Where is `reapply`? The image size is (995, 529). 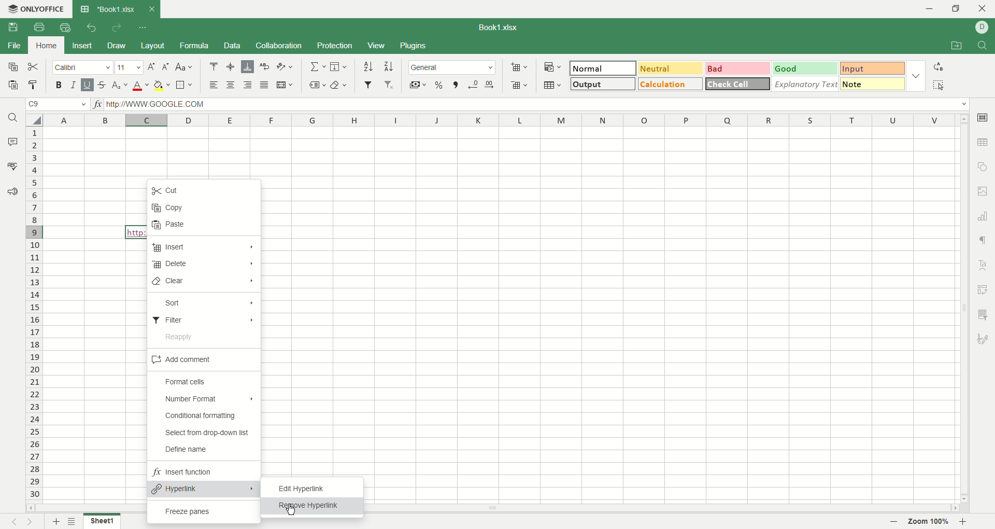 reapply is located at coordinates (184, 338).